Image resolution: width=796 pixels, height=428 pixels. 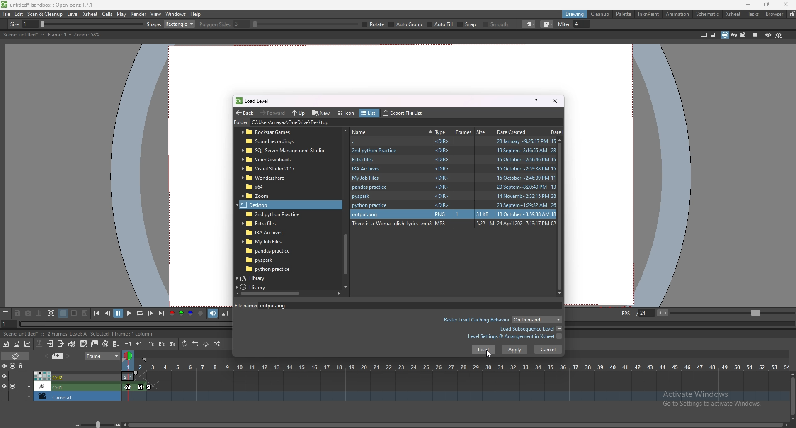 What do you see at coordinates (245, 113) in the screenshot?
I see `back` at bounding box center [245, 113].